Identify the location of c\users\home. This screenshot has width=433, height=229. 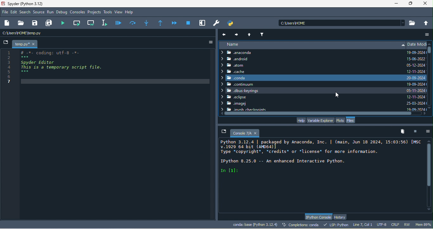
(342, 23).